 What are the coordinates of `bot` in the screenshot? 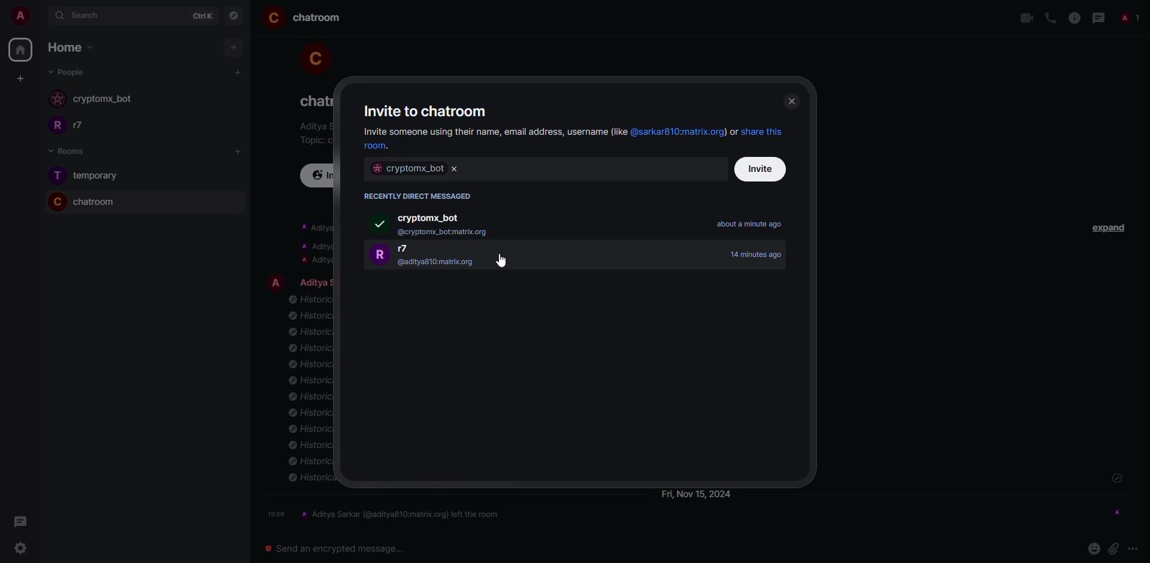 It's located at (103, 100).